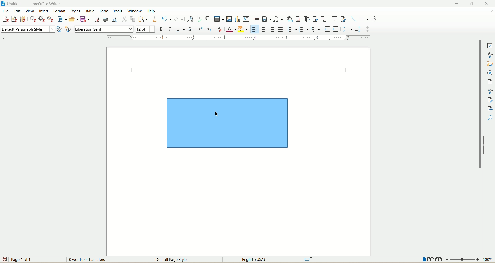  Describe the element at coordinates (23, 19) in the screenshot. I see `add bibliography` at that location.